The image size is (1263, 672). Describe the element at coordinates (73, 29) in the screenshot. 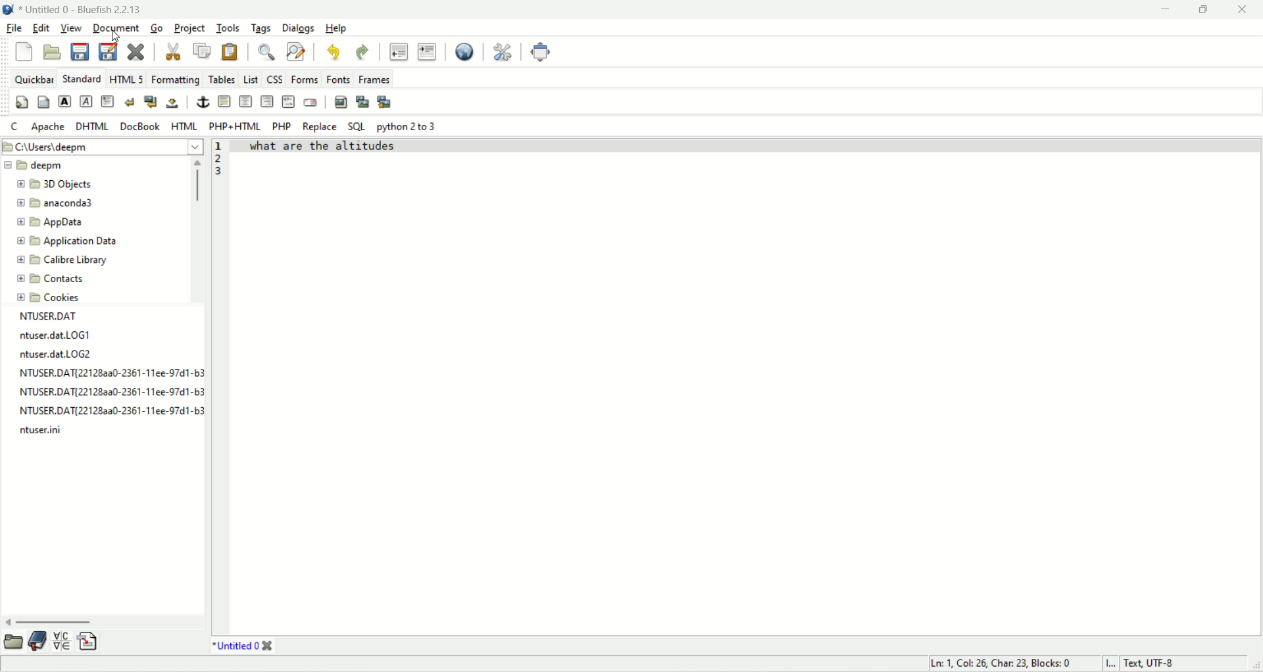

I see `view` at that location.